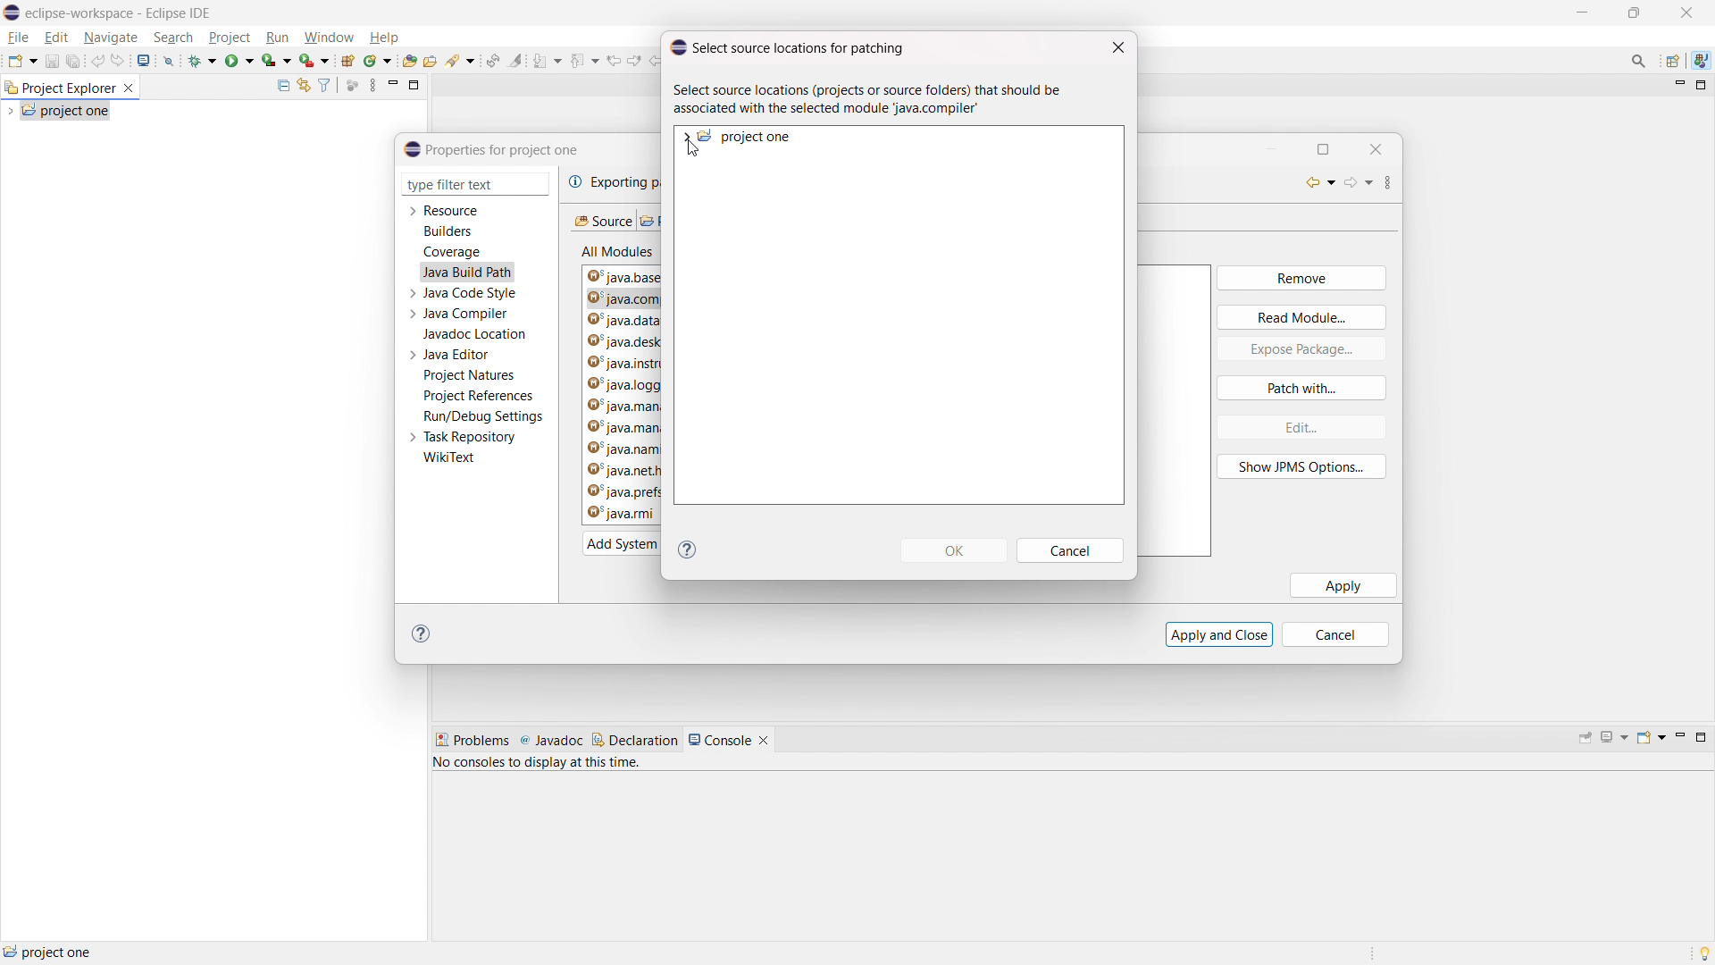 The image size is (1715, 965). What do you see at coordinates (457, 355) in the screenshot?
I see `java editor` at bounding box center [457, 355].